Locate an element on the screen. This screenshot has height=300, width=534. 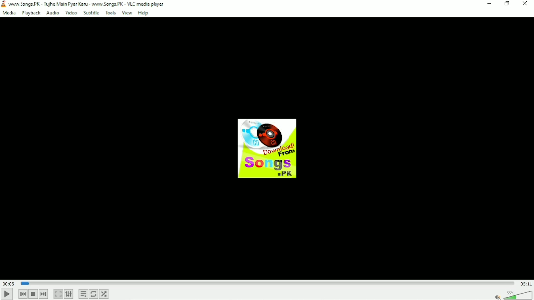
Total duration is located at coordinates (525, 283).